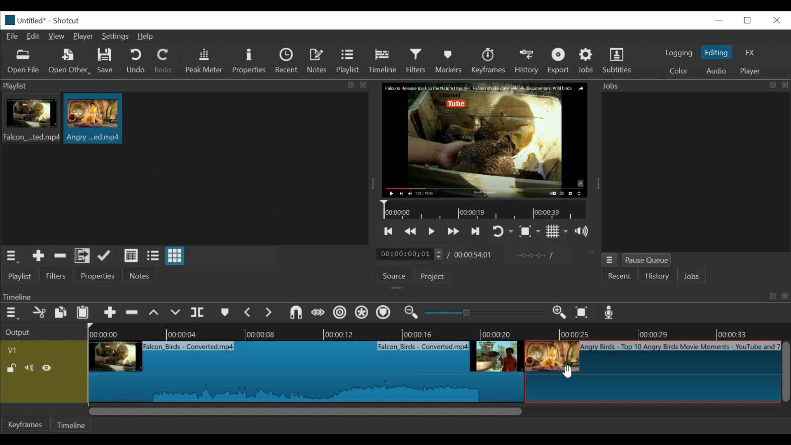 This screenshot has height=445, width=791. I want to click on current duration, so click(411, 255).